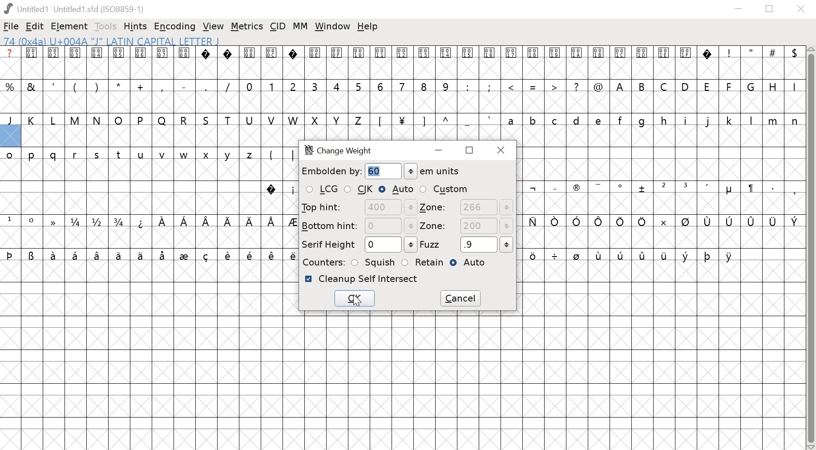  Describe the element at coordinates (357, 53) in the screenshot. I see `glyph symbols` at that location.